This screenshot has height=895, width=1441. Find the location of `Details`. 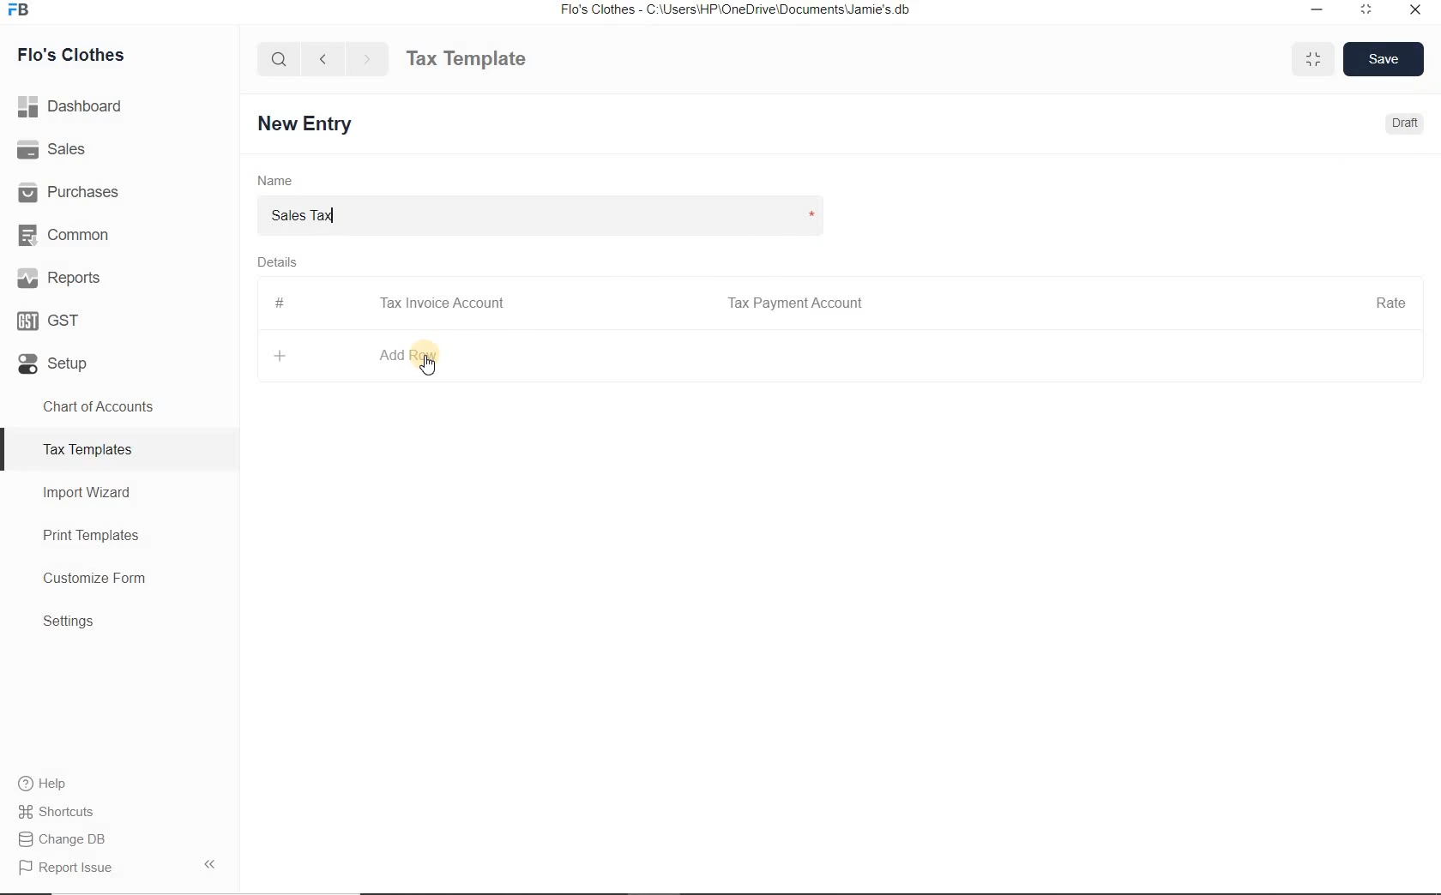

Details is located at coordinates (276, 261).